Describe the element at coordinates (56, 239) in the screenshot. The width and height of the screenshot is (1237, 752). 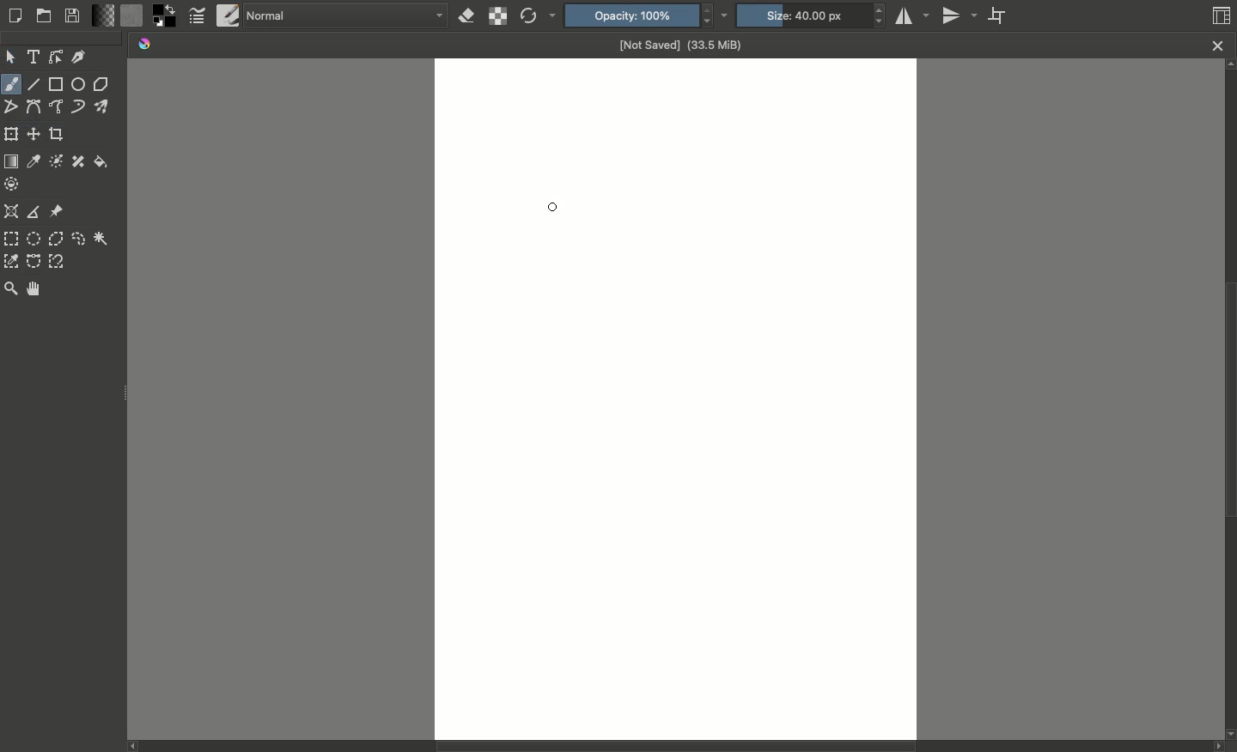
I see `Polygonal selection tool` at that location.